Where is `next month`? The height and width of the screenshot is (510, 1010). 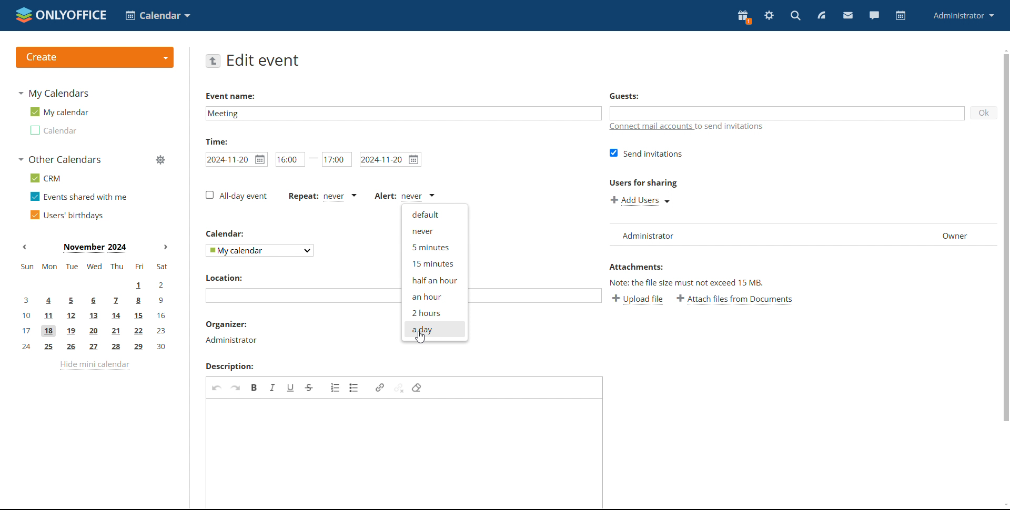
next month is located at coordinates (167, 248).